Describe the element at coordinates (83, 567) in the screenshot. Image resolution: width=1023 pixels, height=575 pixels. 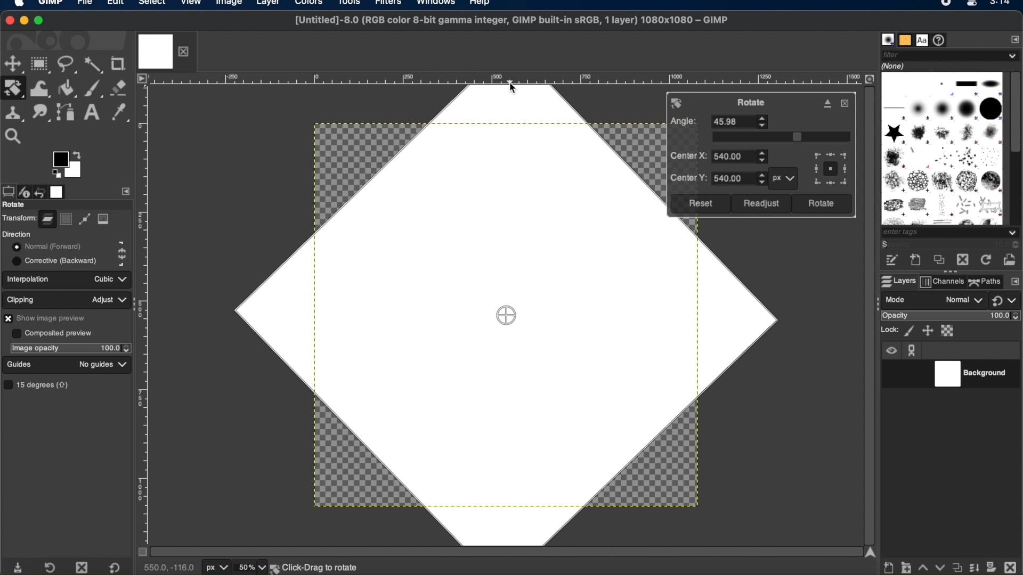
I see `delete tool preset` at that location.